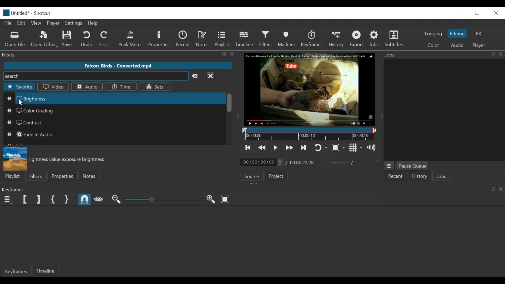 The height and width of the screenshot is (284, 505). What do you see at coordinates (262, 162) in the screenshot?
I see `Current duration` at bounding box center [262, 162].